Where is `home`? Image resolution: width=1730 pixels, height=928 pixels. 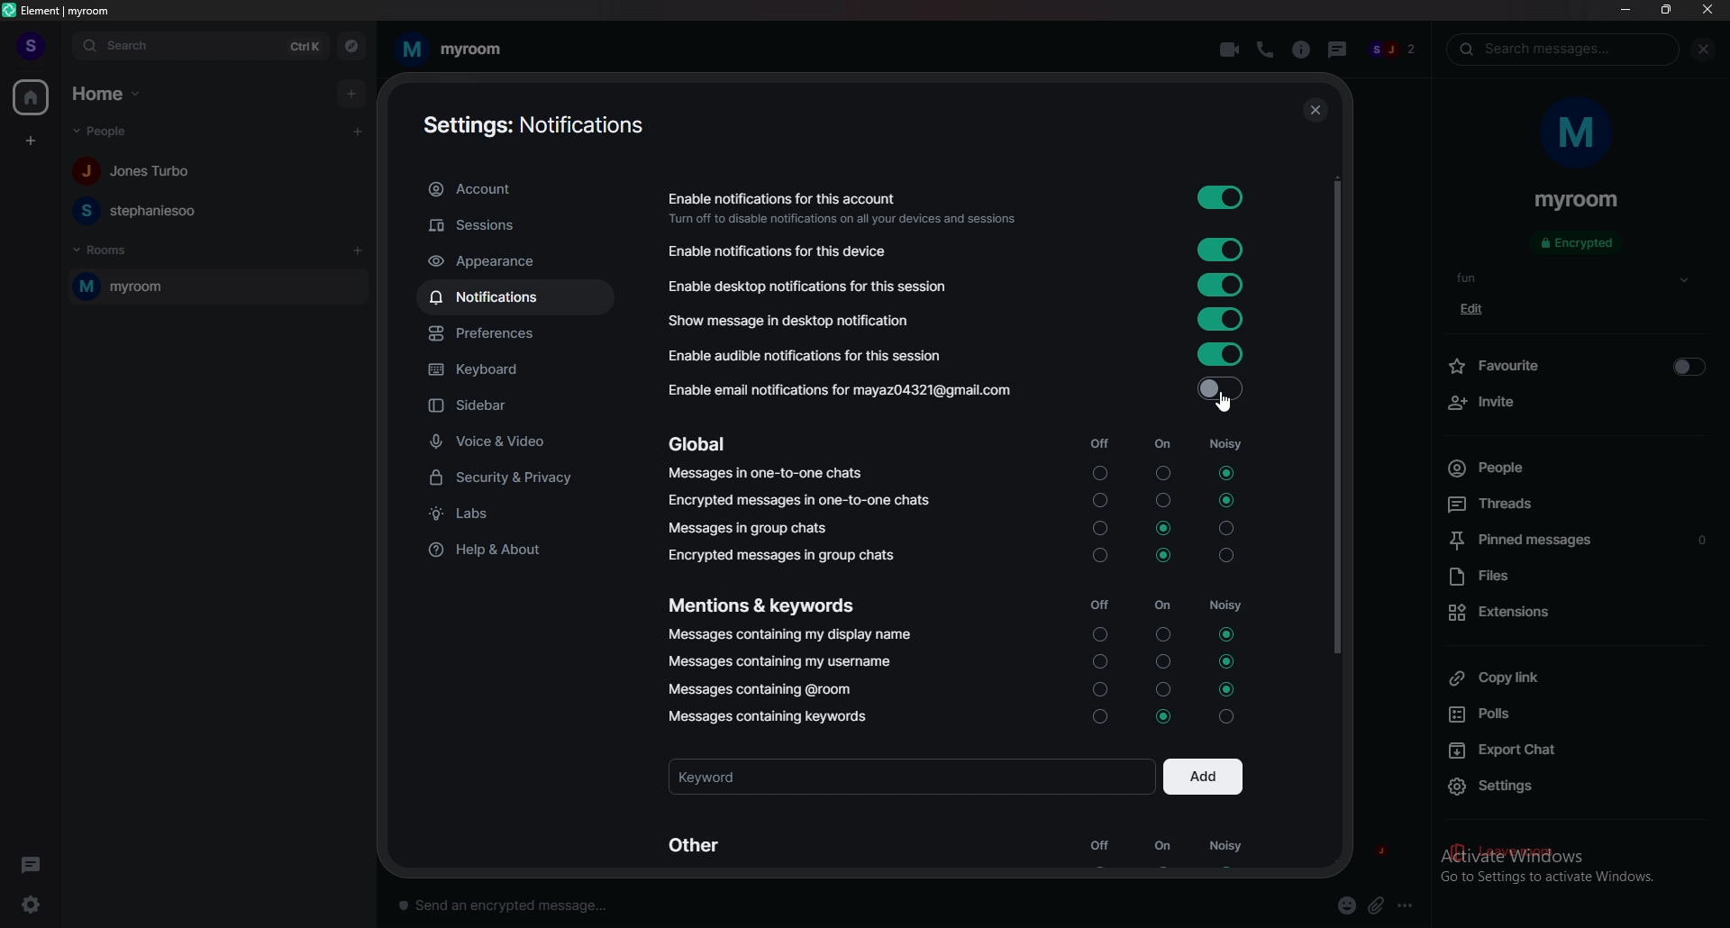 home is located at coordinates (30, 96).